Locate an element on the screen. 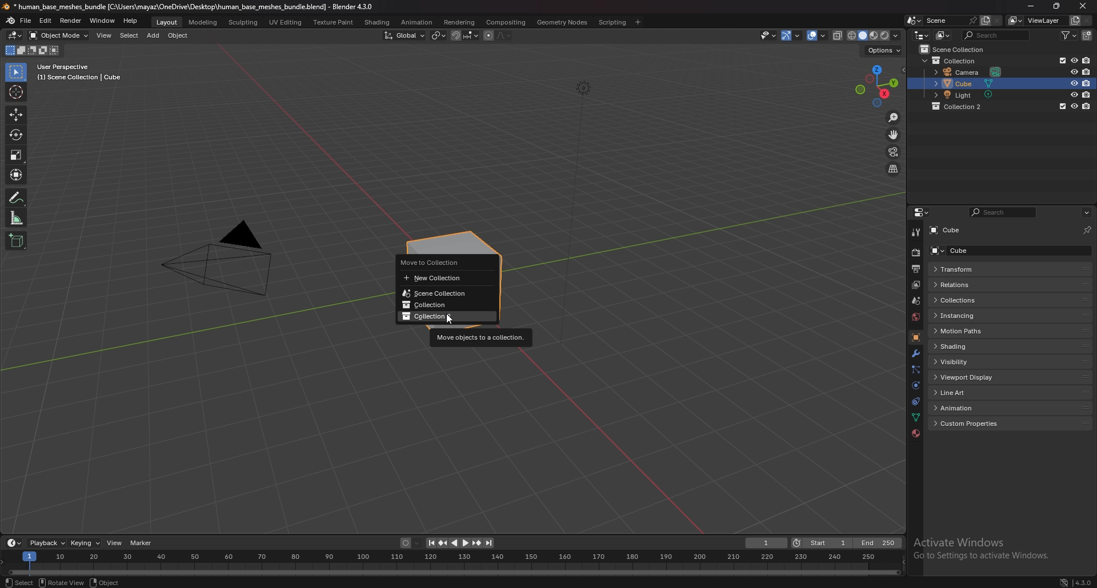  browse scene is located at coordinates (914, 21).